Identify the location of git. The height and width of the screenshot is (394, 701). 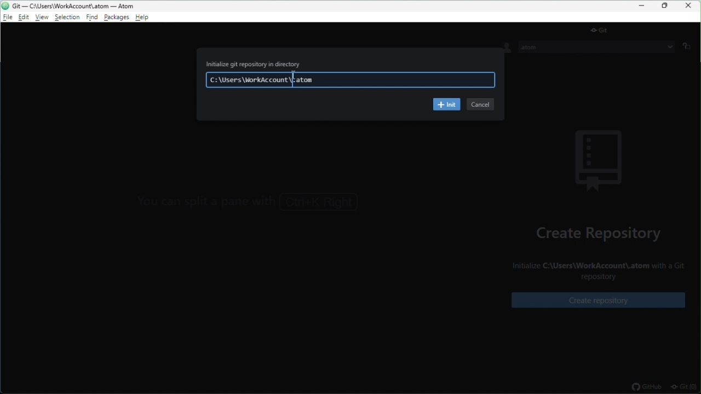
(604, 29).